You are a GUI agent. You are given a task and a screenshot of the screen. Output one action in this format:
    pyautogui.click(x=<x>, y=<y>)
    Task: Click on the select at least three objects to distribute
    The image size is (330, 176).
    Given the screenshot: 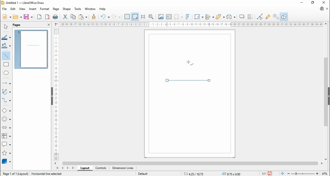 What is the action you would take?
    pyautogui.click(x=231, y=17)
    